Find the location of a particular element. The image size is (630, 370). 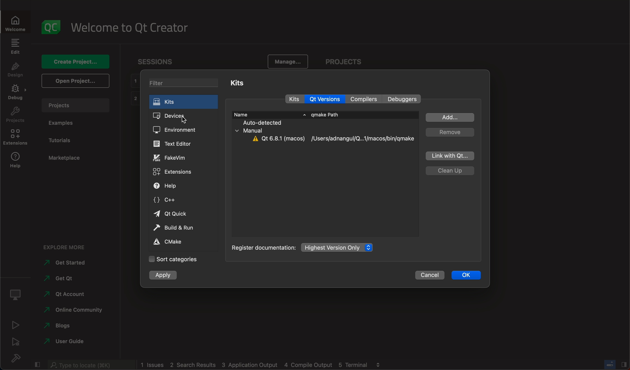

CMake is located at coordinates (171, 242).